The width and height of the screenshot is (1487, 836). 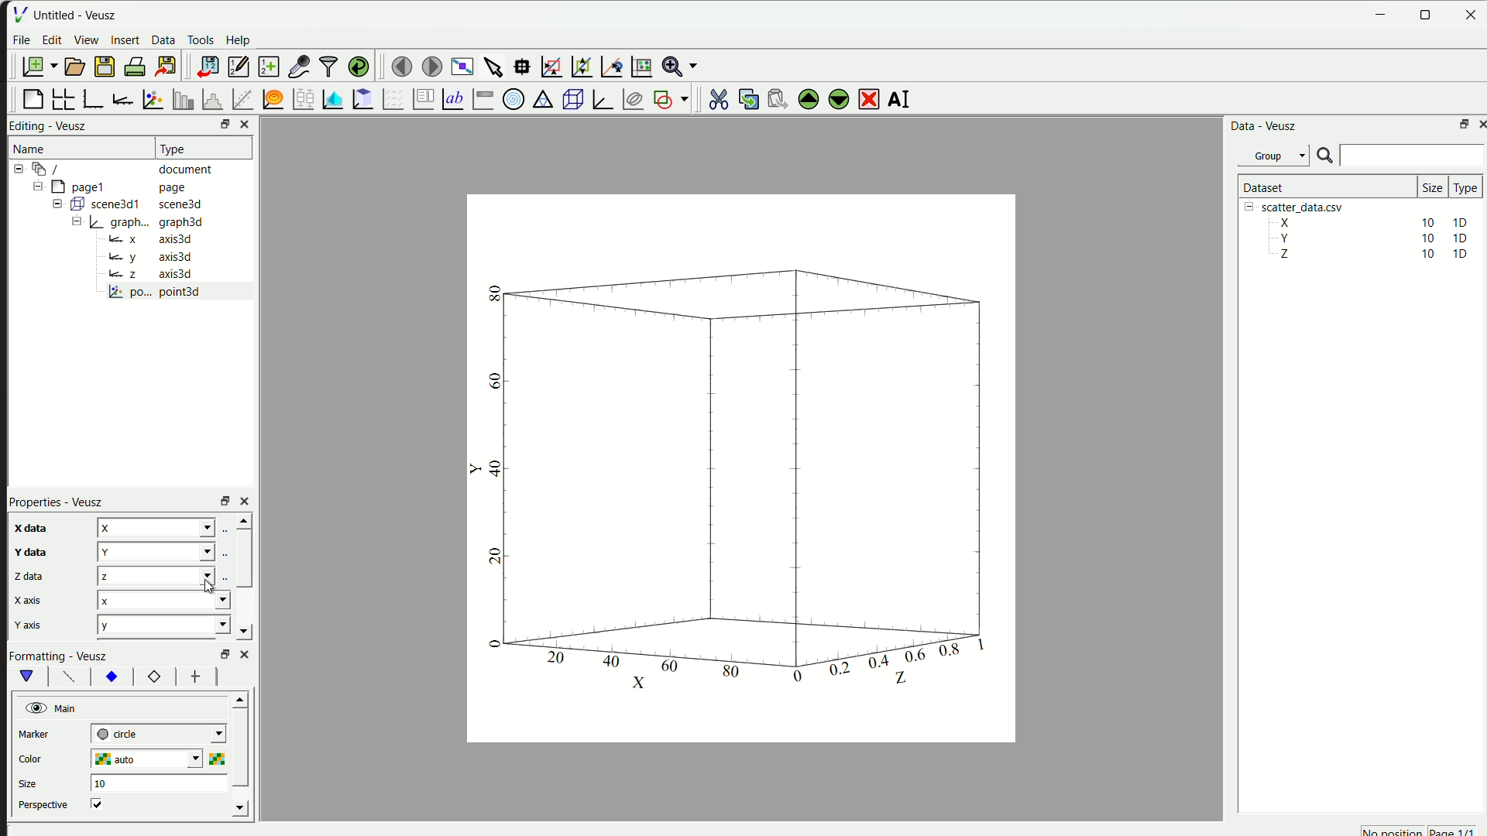 I want to click on fit function to data, so click(x=241, y=98).